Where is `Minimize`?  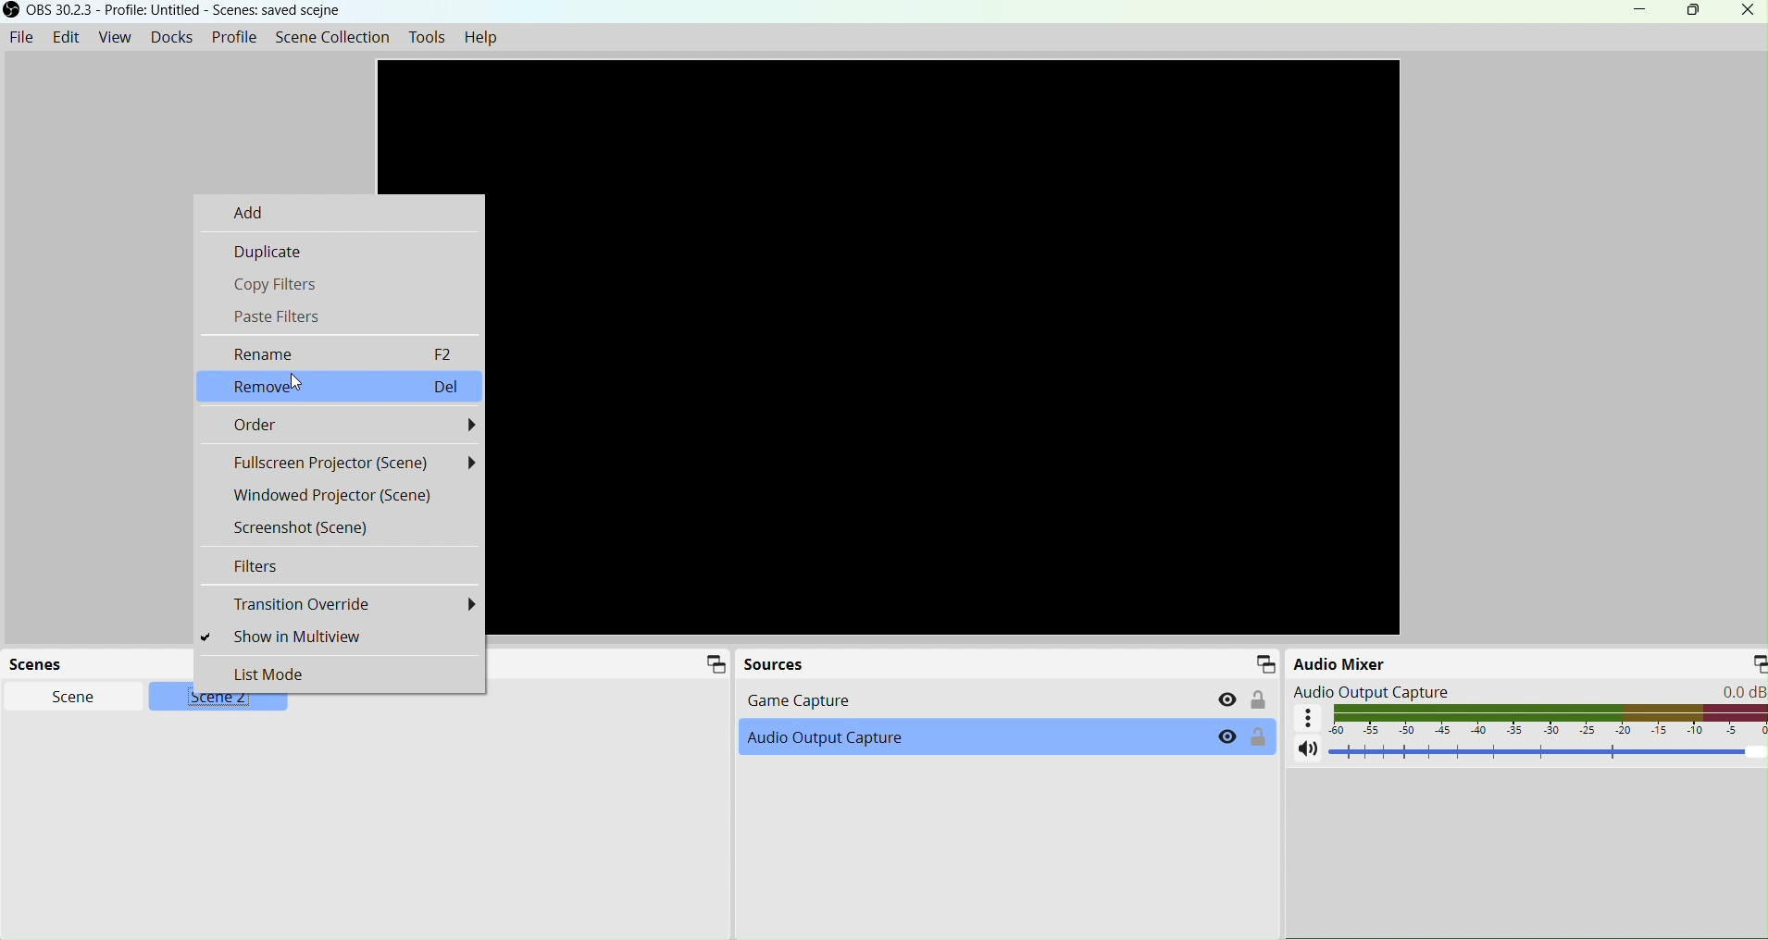 Minimize is located at coordinates (1639, 9).